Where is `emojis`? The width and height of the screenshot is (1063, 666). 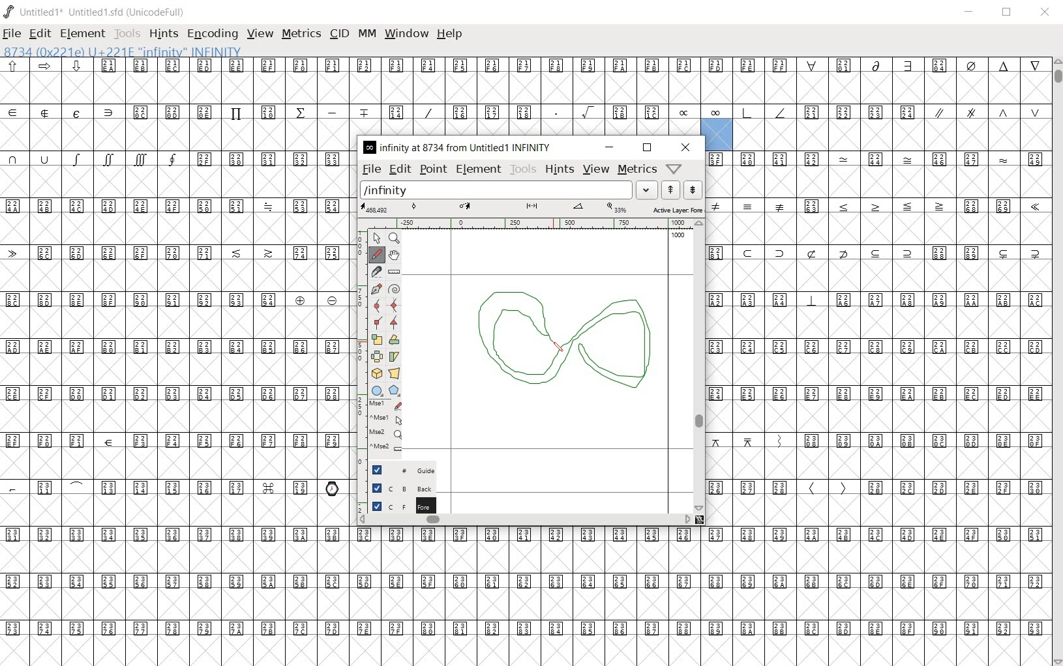 emojis is located at coordinates (335, 487).